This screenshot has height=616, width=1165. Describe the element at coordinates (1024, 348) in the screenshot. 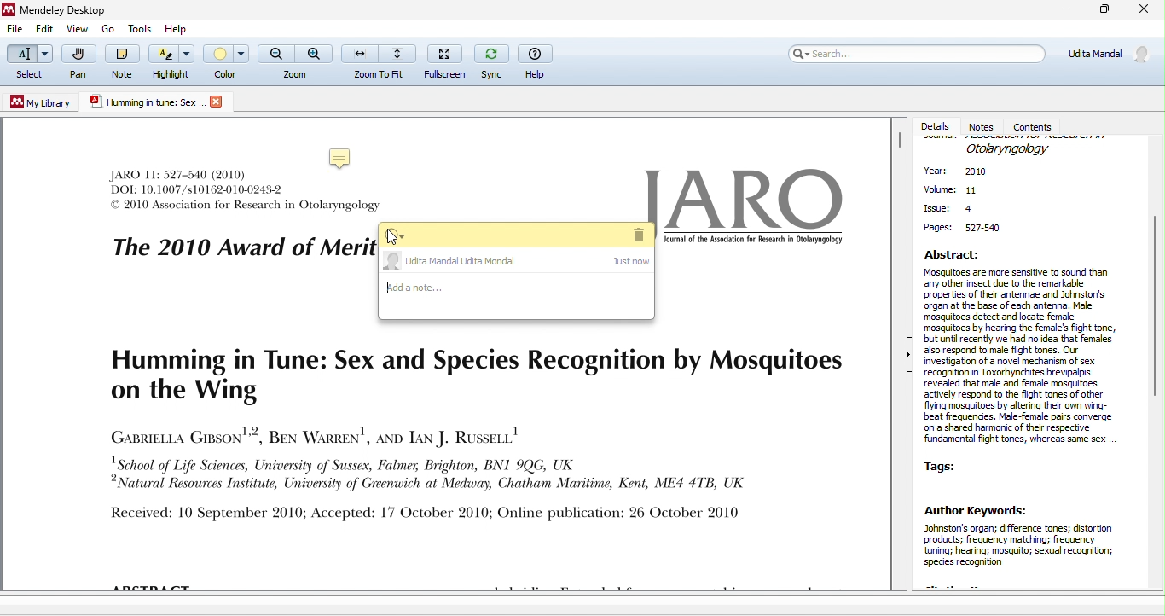

I see `abstract` at that location.